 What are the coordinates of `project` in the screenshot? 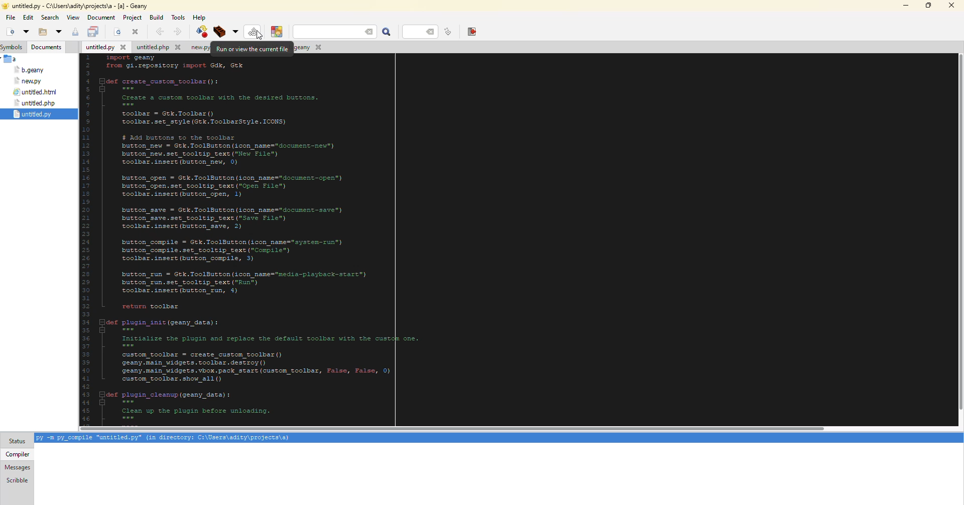 It's located at (132, 18).